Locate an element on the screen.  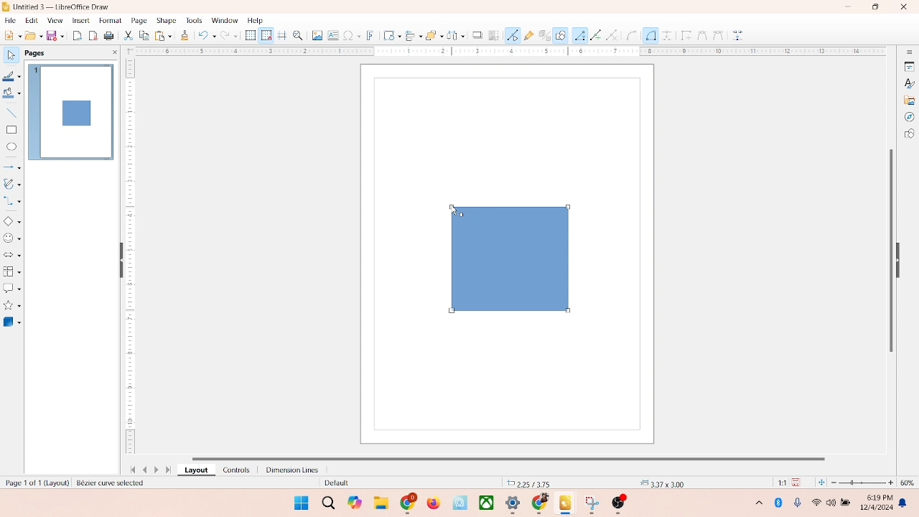
format is located at coordinates (110, 19).